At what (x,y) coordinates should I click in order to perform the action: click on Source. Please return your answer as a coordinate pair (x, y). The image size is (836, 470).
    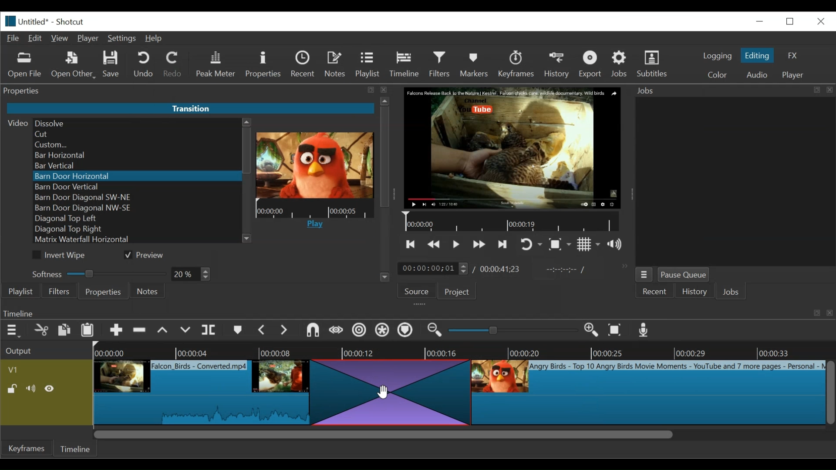
    Looking at the image, I should click on (418, 290).